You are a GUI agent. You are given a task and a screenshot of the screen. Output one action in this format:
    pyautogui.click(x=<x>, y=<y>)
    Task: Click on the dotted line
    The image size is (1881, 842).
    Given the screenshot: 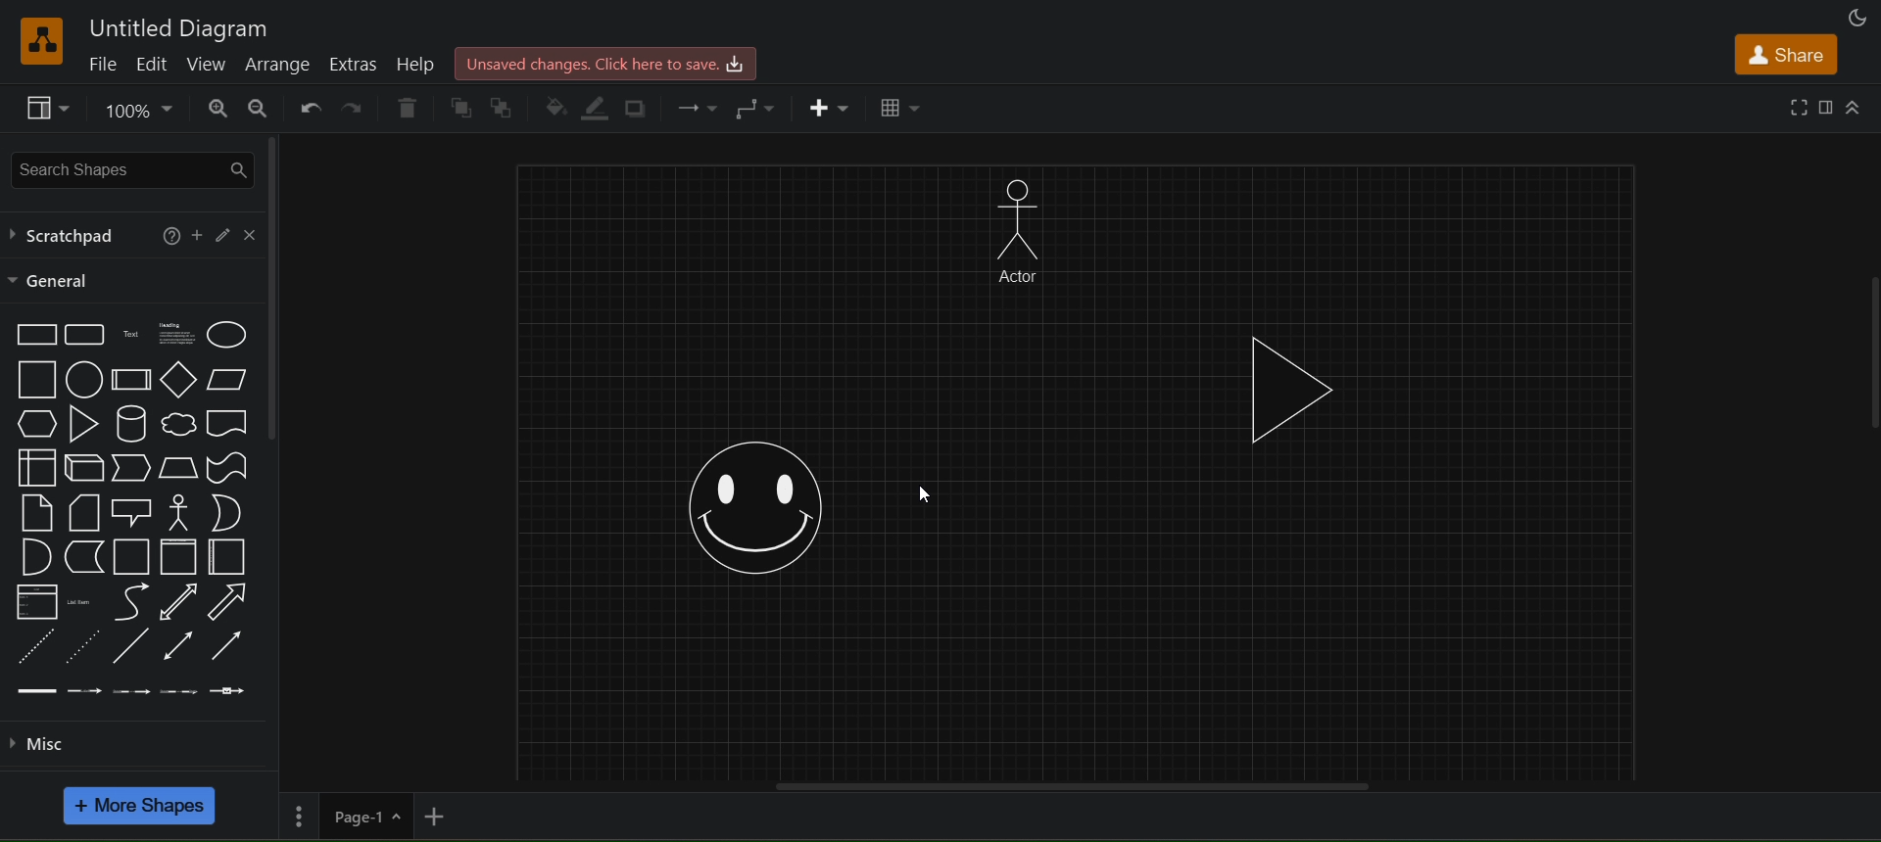 What is the action you would take?
    pyautogui.click(x=83, y=647)
    